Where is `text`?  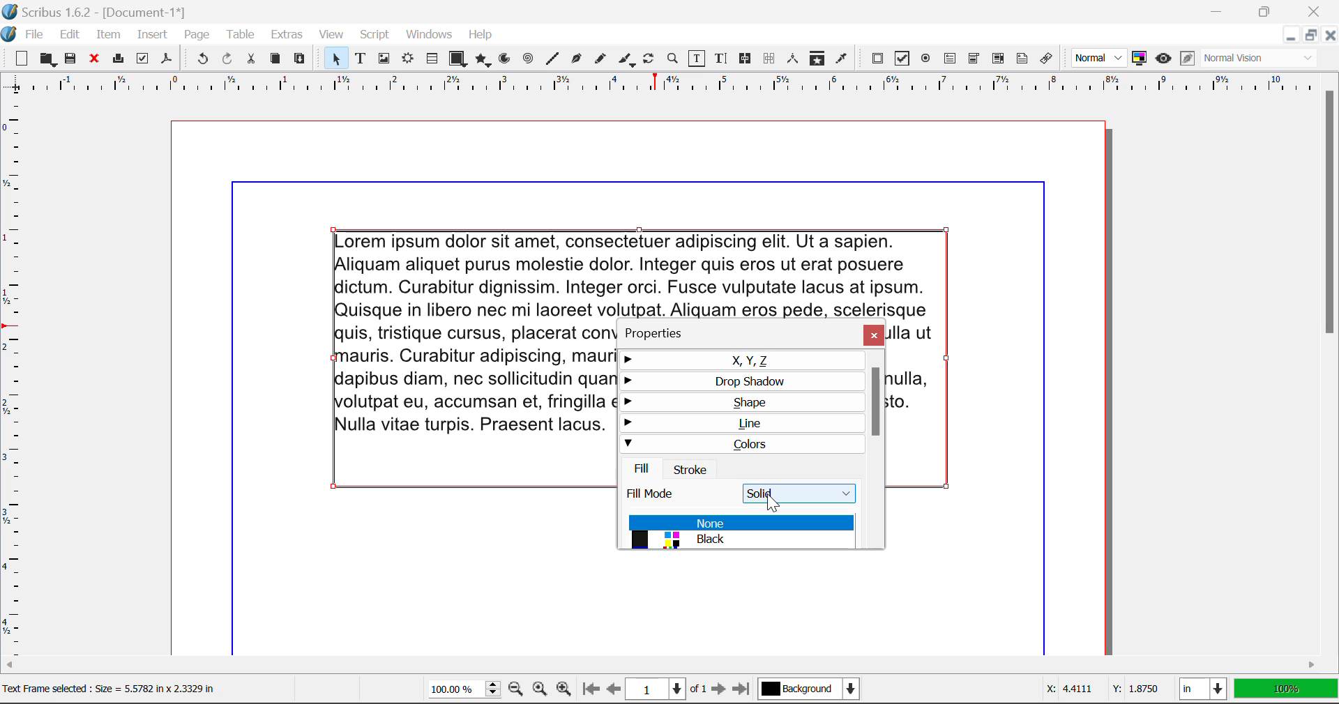 text is located at coordinates (474, 379).